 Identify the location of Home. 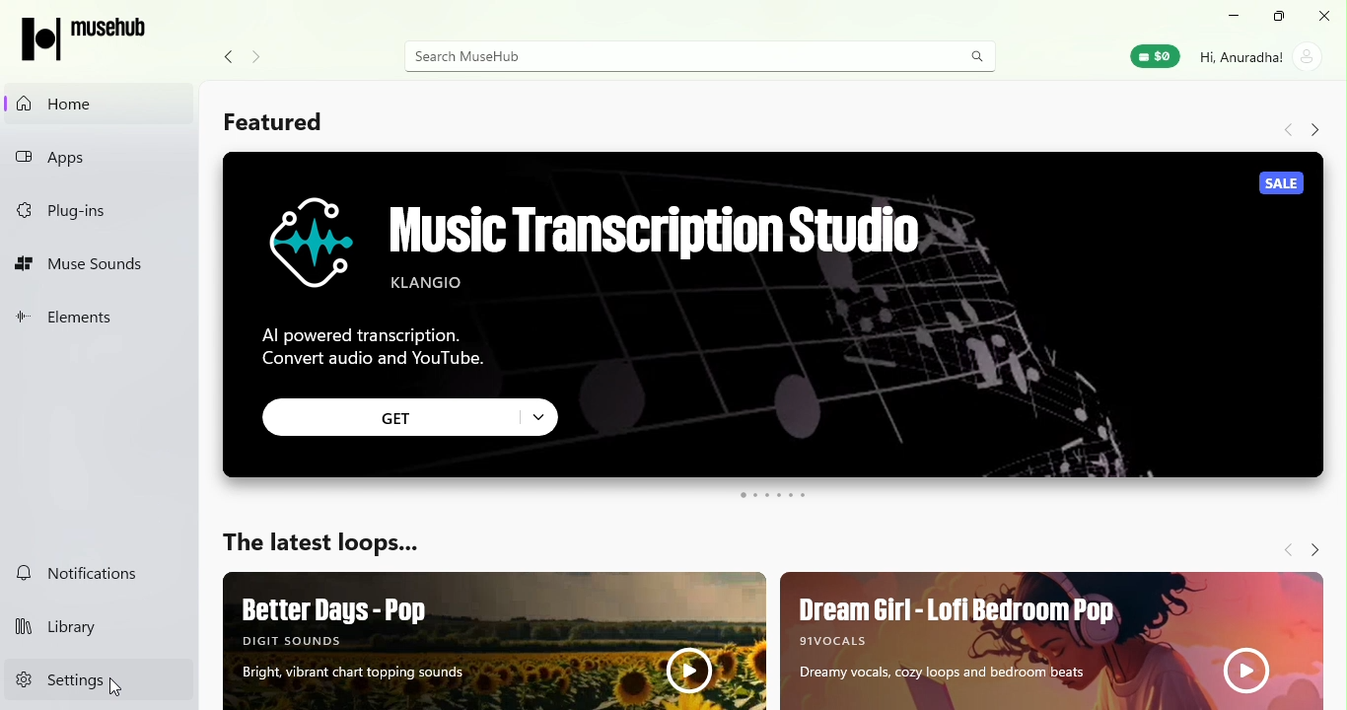
(99, 104).